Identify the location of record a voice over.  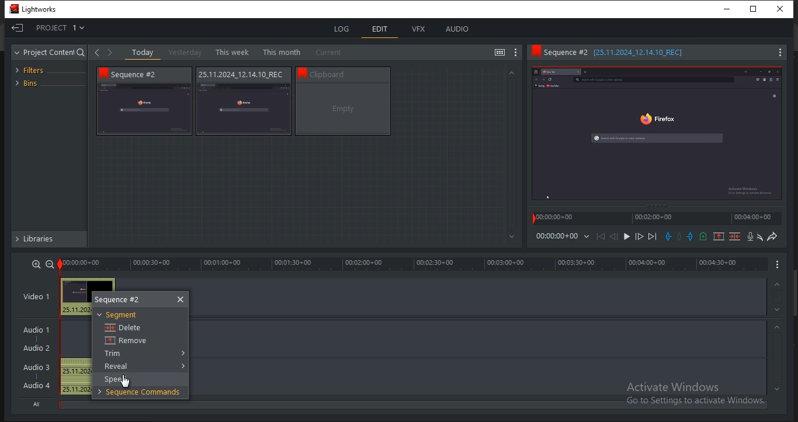
(748, 236).